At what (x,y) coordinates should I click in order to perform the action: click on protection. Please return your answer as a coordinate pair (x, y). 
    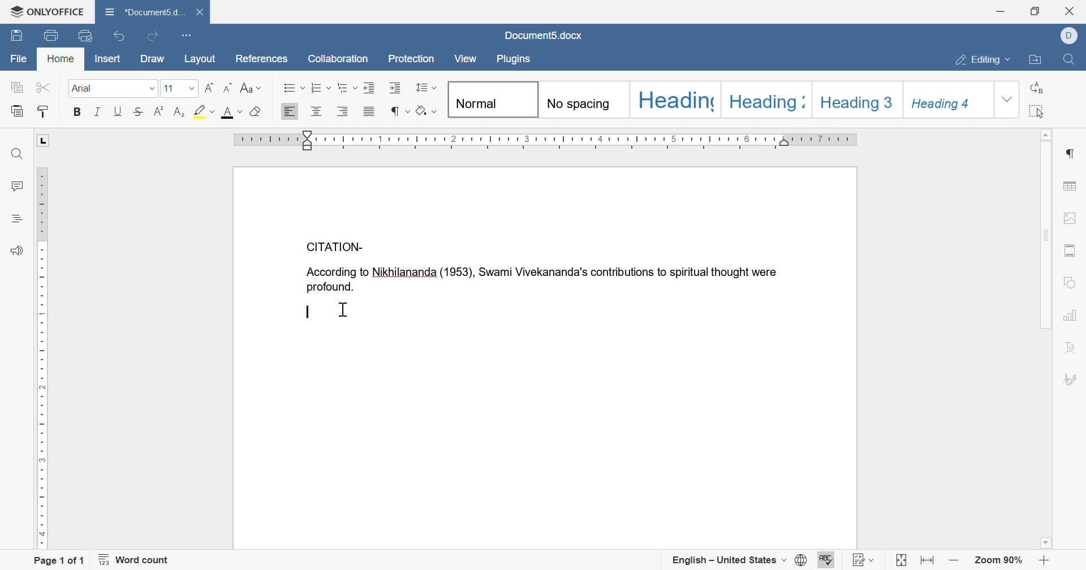
    Looking at the image, I should click on (413, 59).